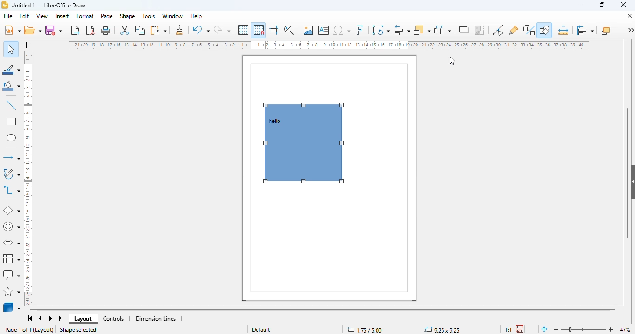 Image resolution: width=635 pixels, height=334 pixels. What do you see at coordinates (629, 16) in the screenshot?
I see `close document` at bounding box center [629, 16].